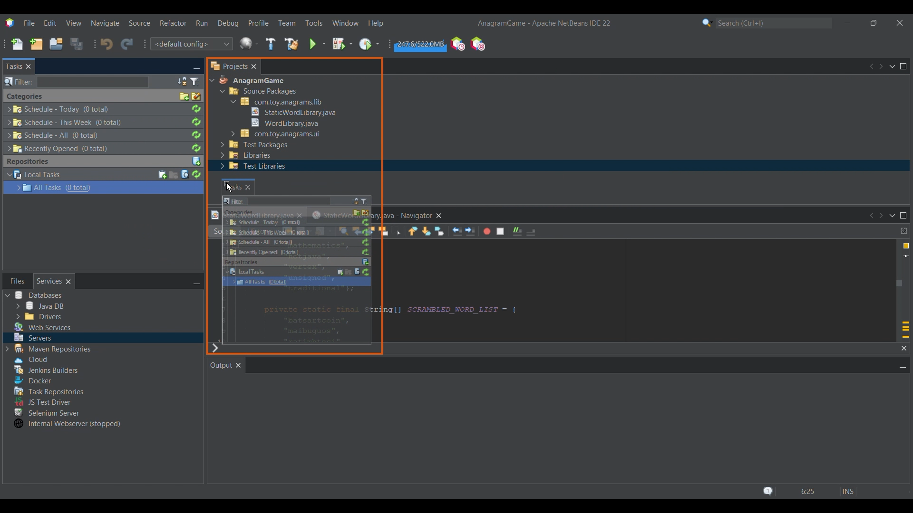 Image resolution: width=913 pixels, height=513 pixels. Describe the element at coordinates (12, 181) in the screenshot. I see `Expand/Collapse` at that location.